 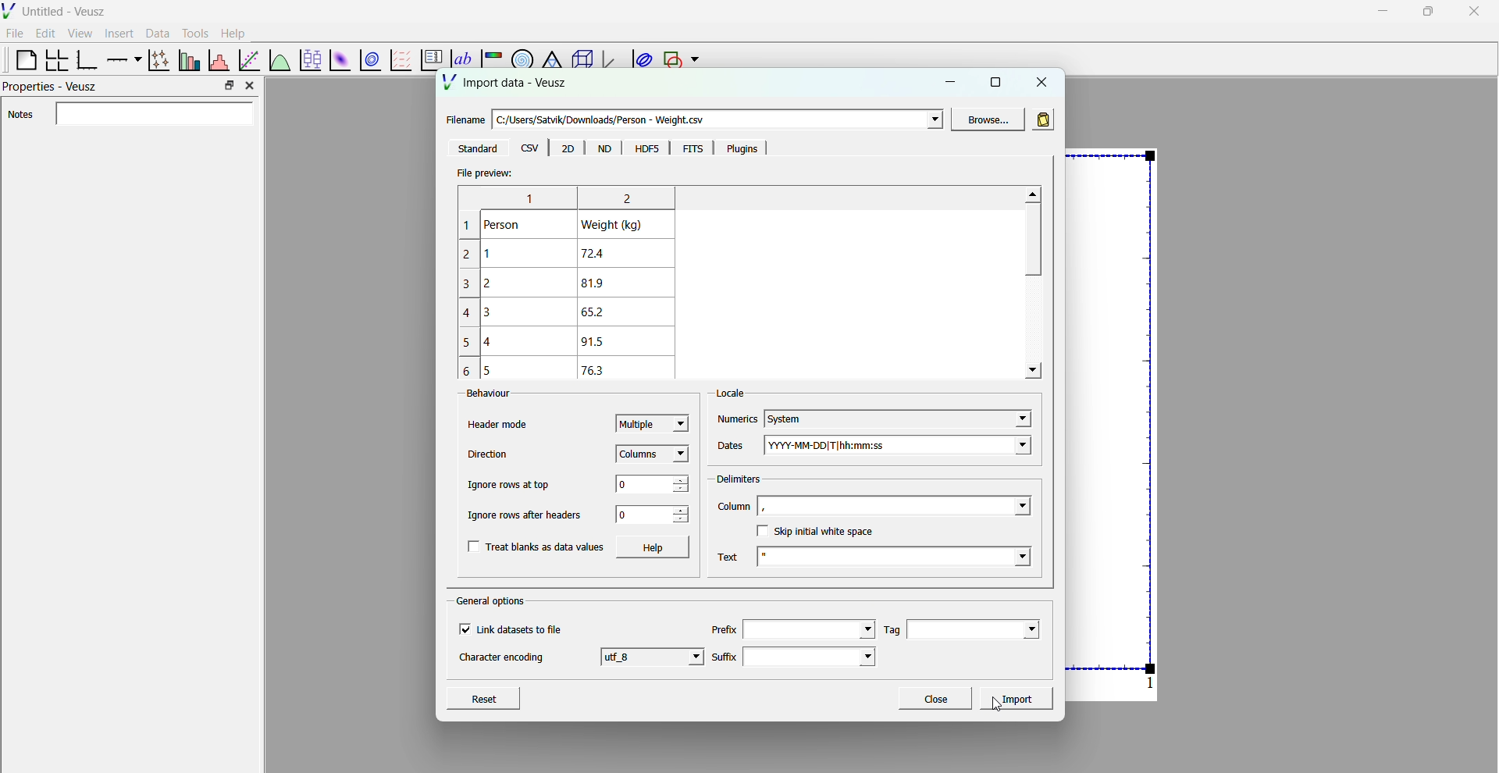 I want to click on Close, so click(x=935, y=698).